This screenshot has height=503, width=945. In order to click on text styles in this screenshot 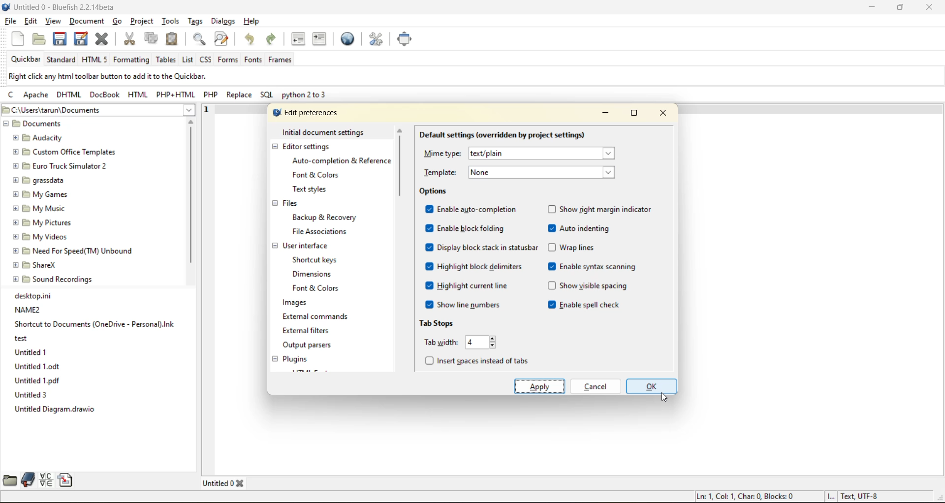, I will do `click(313, 189)`.